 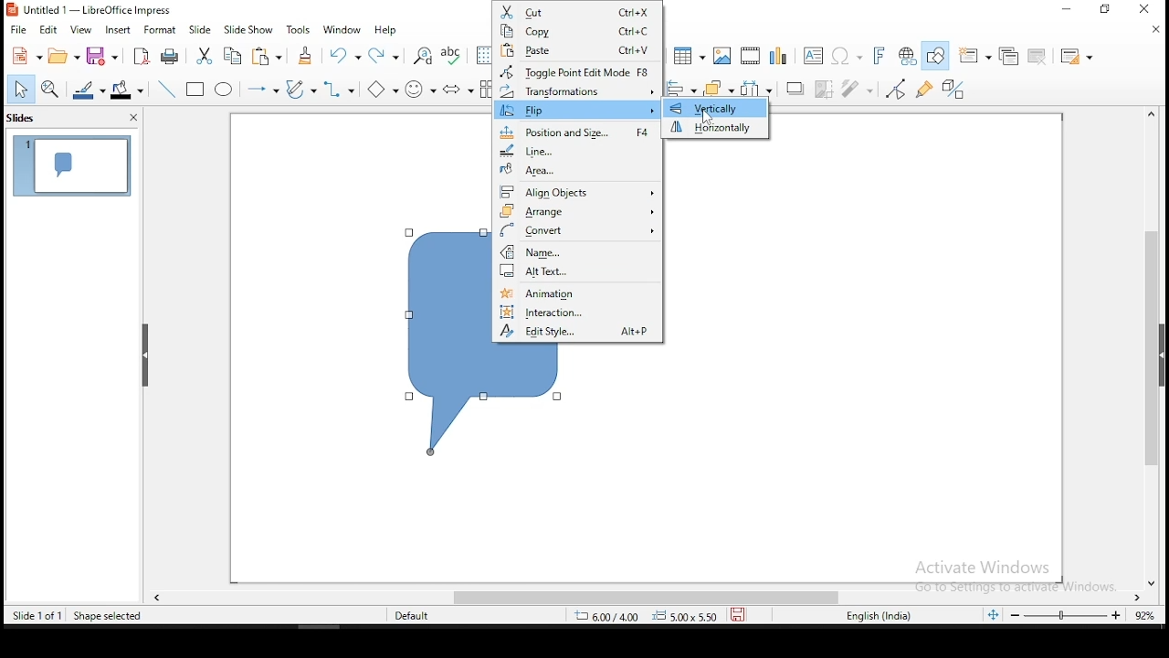 What do you see at coordinates (757, 88) in the screenshot?
I see `distribute` at bounding box center [757, 88].